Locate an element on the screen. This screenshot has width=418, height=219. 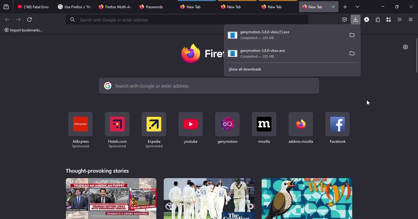
folder is located at coordinates (353, 53).